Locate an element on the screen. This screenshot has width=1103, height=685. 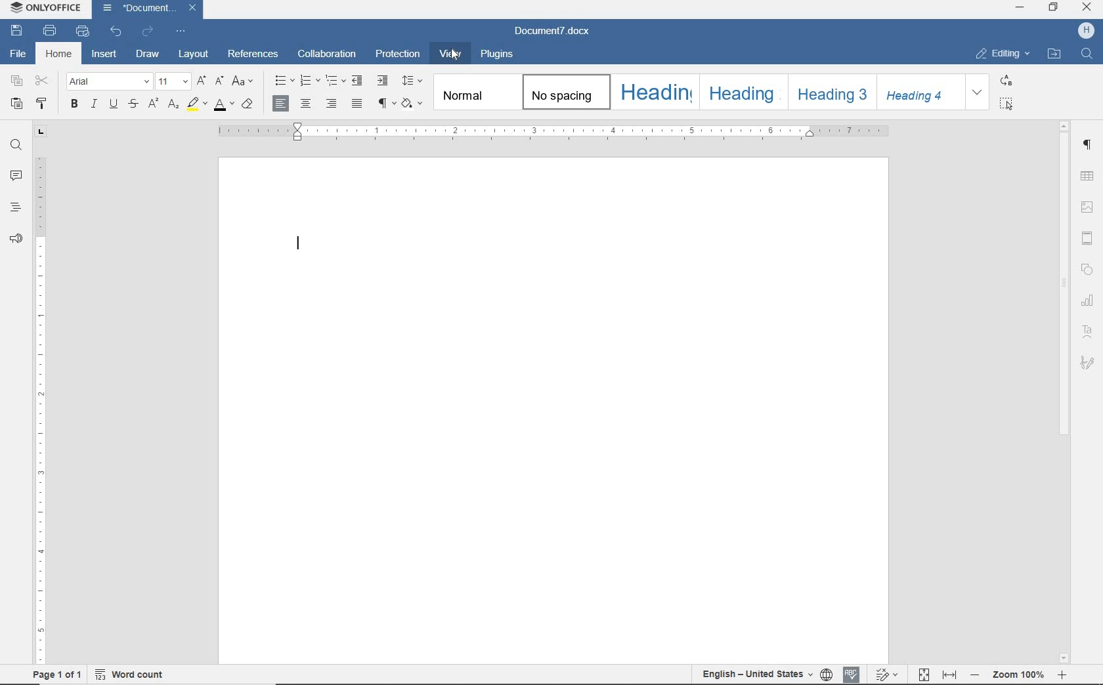
FIT TO WIDTH is located at coordinates (950, 673).